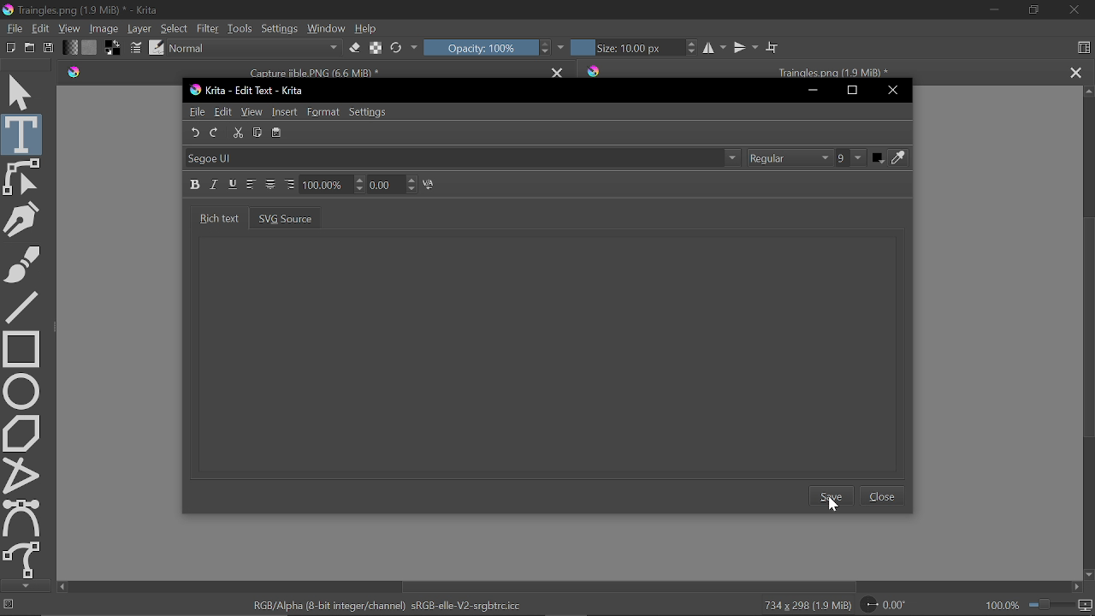 The height and width of the screenshot is (616, 1095). What do you see at coordinates (477, 48) in the screenshot?
I see `Opacity: 100%` at bounding box center [477, 48].